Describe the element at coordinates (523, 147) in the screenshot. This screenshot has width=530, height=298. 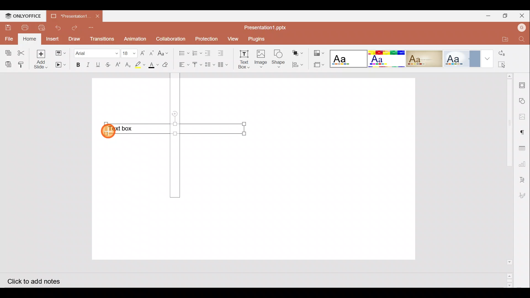
I see `Table settings` at that location.